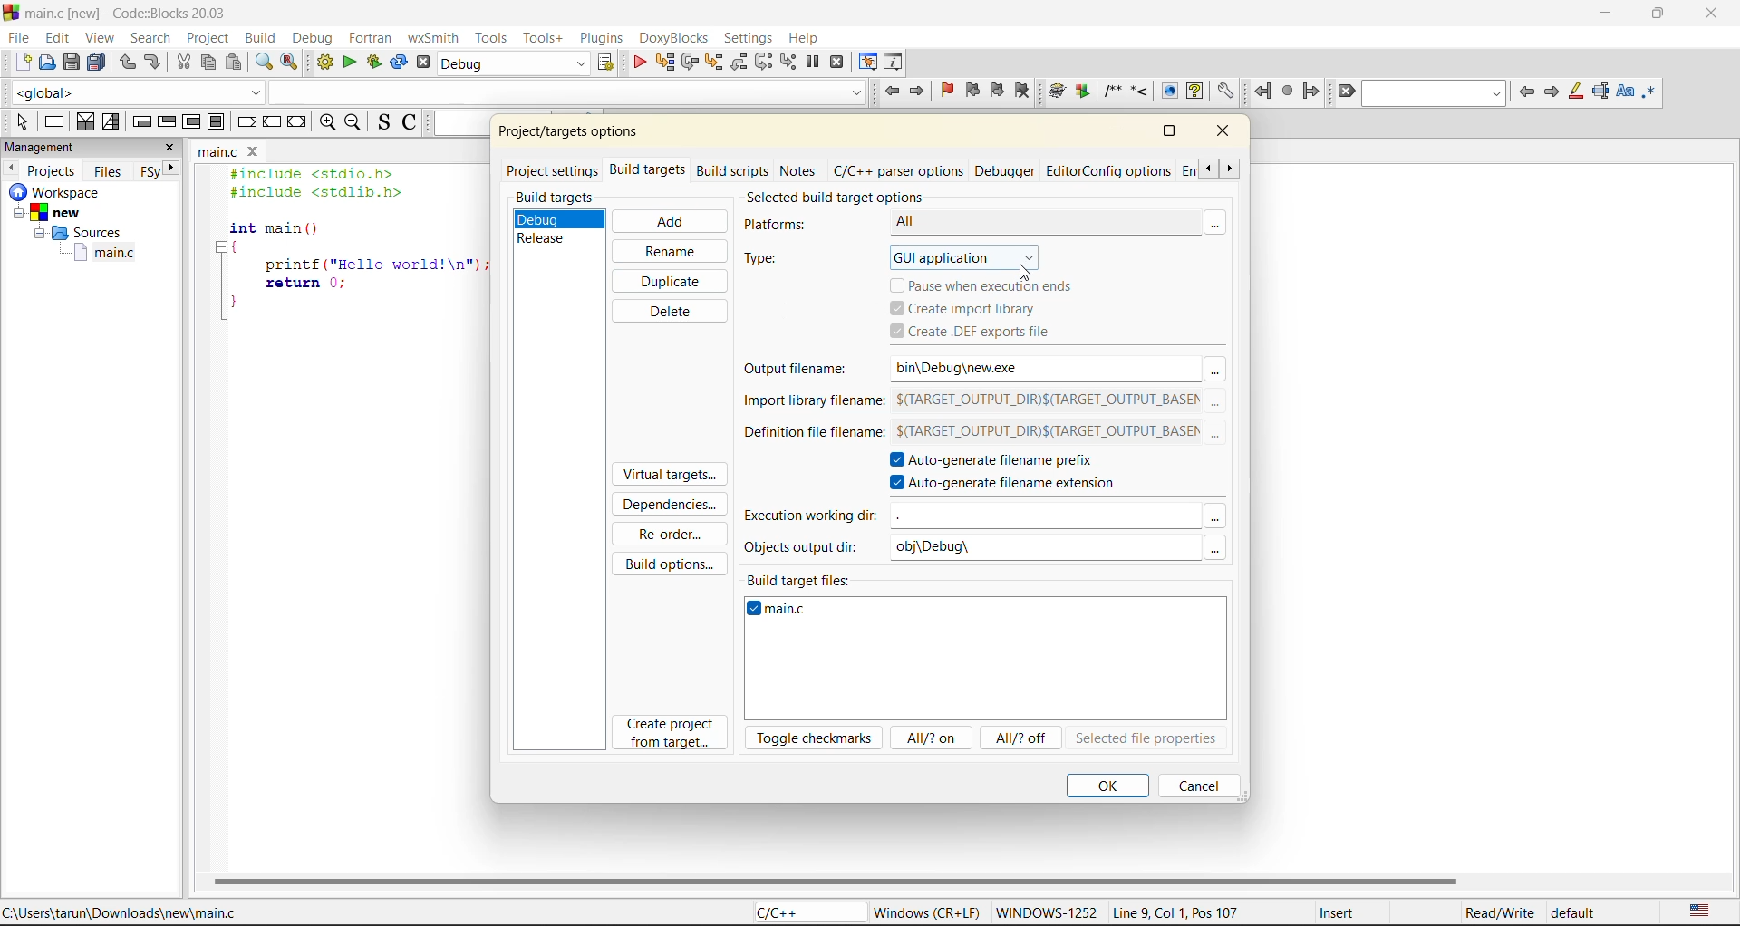 The width and height of the screenshot is (1740, 926). What do you see at coordinates (1214, 369) in the screenshot?
I see `More` at bounding box center [1214, 369].